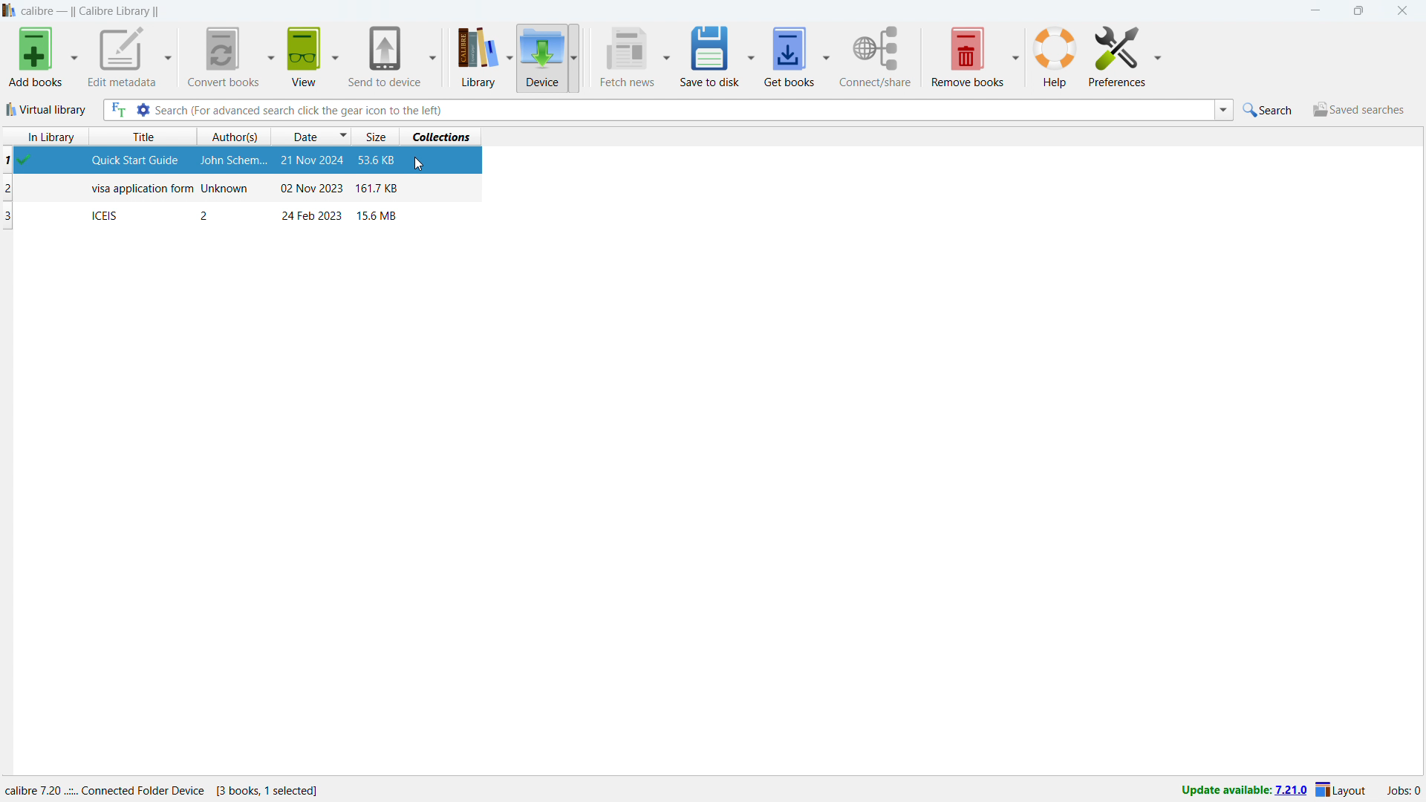 This screenshot has width=1426, height=802. Describe the element at coordinates (169, 787) in the screenshot. I see `details of software program` at that location.